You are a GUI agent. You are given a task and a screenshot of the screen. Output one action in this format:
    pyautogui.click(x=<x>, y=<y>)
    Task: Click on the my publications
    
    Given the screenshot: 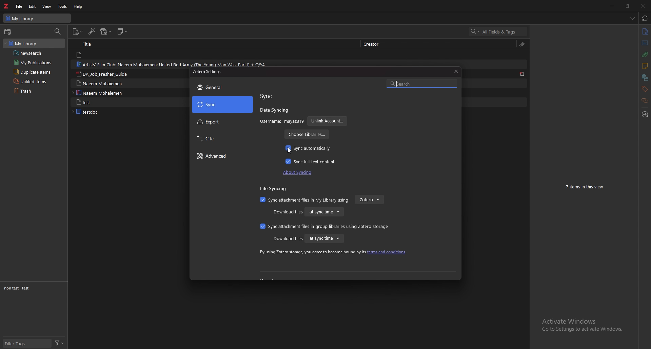 What is the action you would take?
    pyautogui.click(x=34, y=63)
    